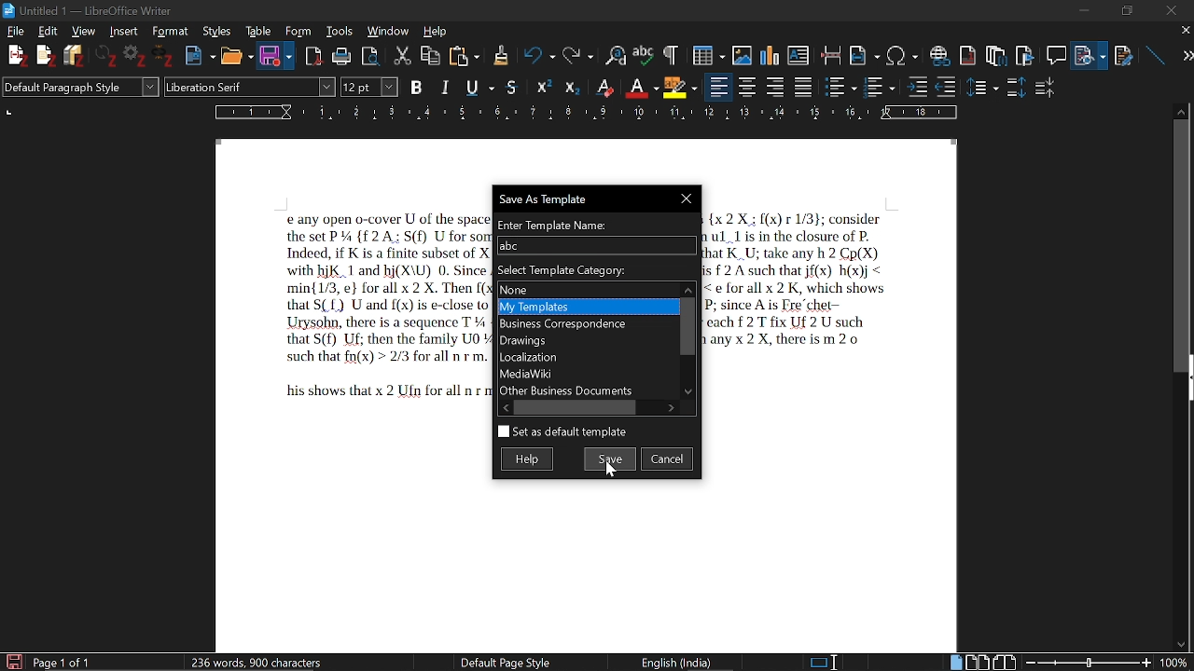 The width and height of the screenshot is (1194, 671). What do you see at coordinates (576, 54) in the screenshot?
I see `Redo` at bounding box center [576, 54].